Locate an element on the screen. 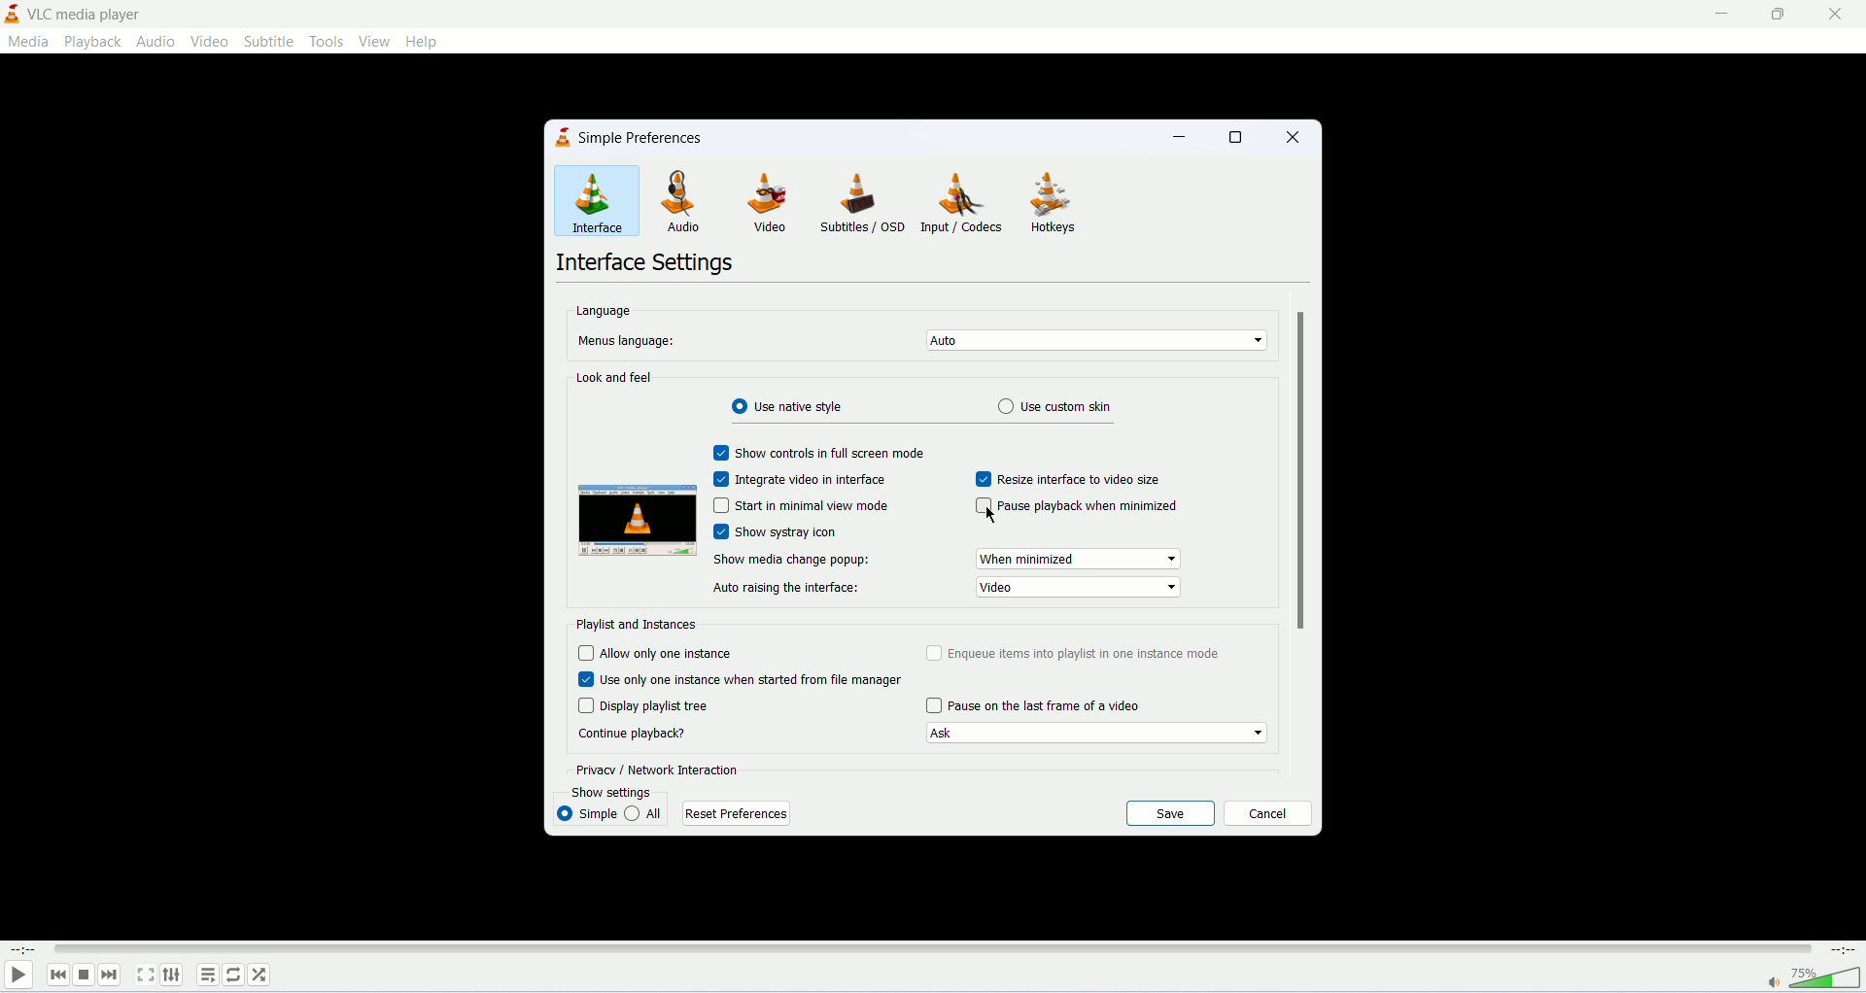  loop is located at coordinates (236, 977).